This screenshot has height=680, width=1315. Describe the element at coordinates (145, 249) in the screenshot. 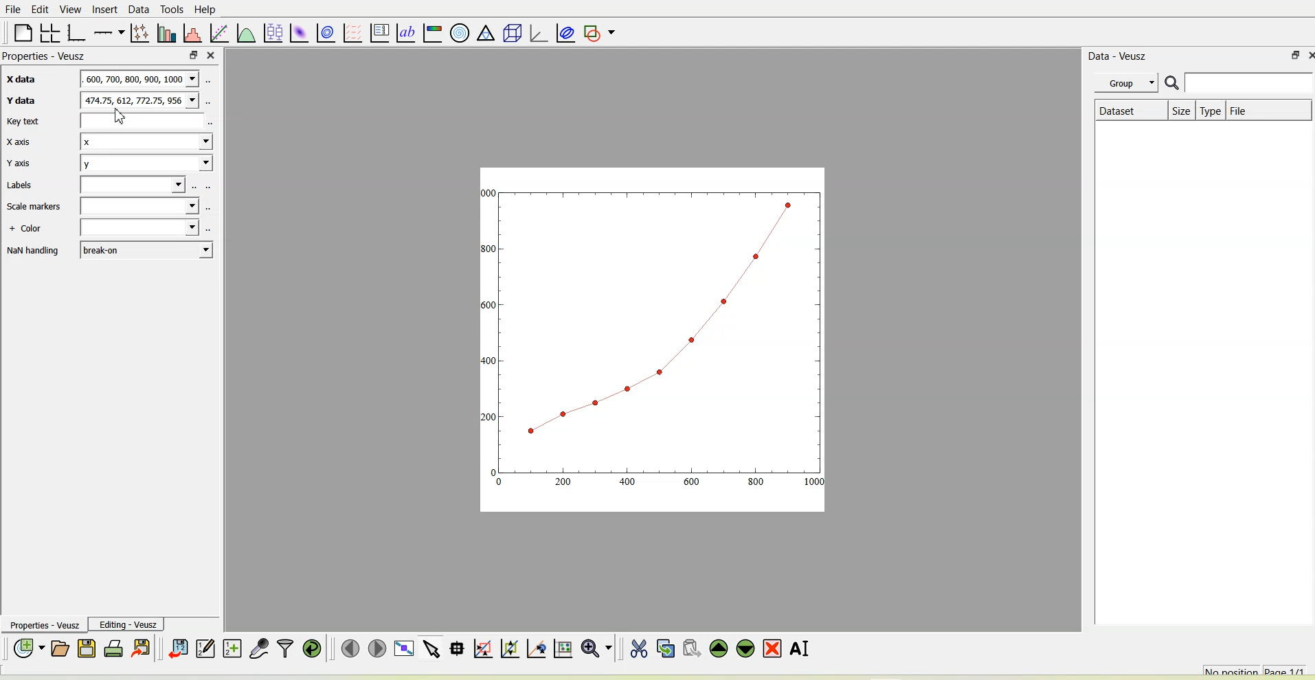

I see `break-on ` at that location.